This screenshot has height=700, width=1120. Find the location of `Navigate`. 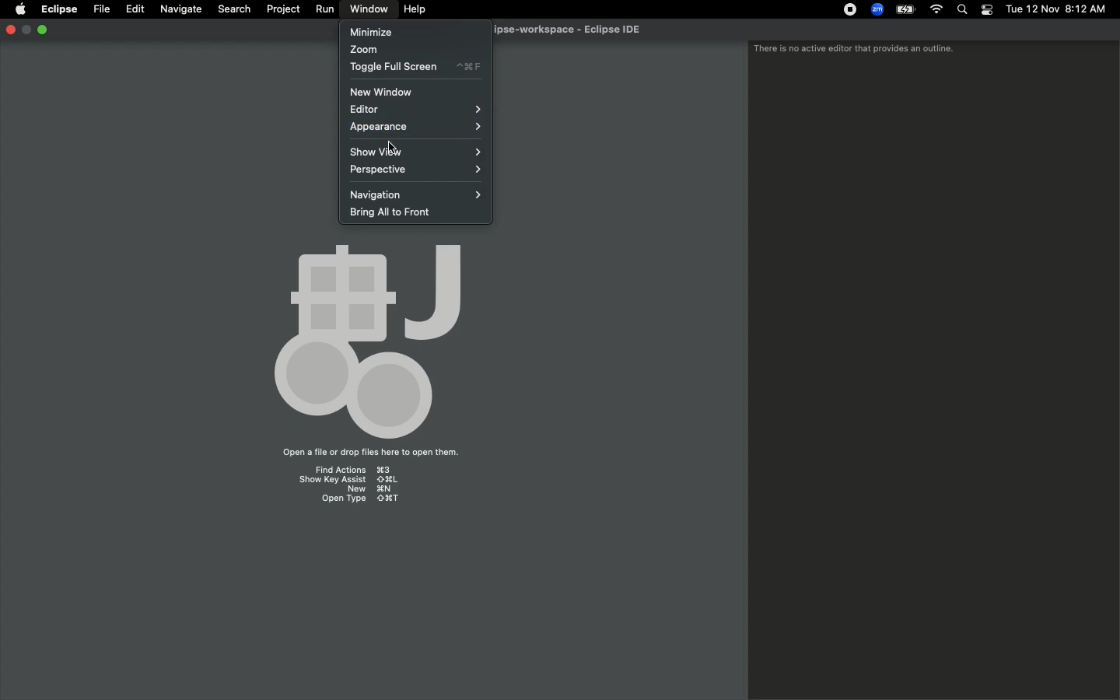

Navigate is located at coordinates (179, 9).